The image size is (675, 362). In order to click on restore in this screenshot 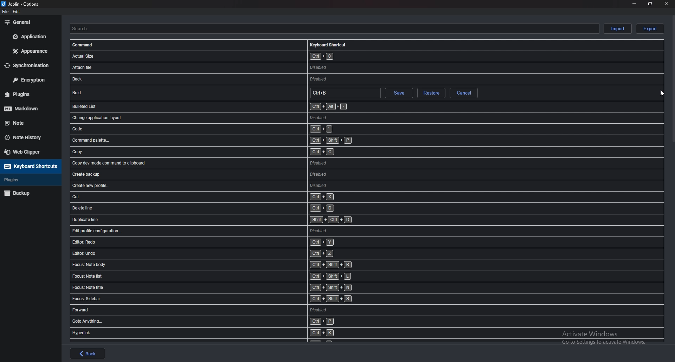, I will do `click(432, 93)`.